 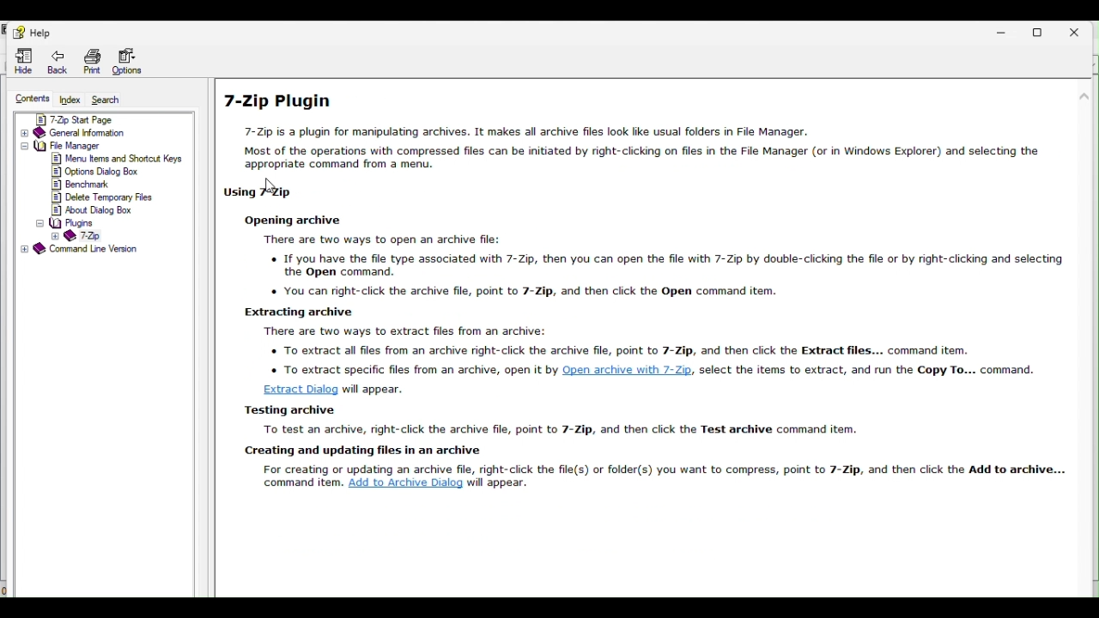 What do you see at coordinates (28, 30) in the screenshot?
I see `Help` at bounding box center [28, 30].